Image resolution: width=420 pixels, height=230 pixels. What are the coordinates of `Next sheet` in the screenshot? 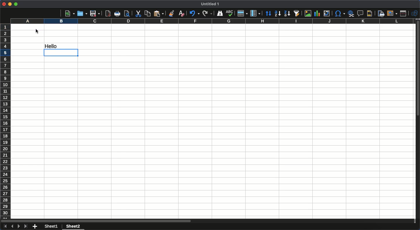 It's located at (19, 227).